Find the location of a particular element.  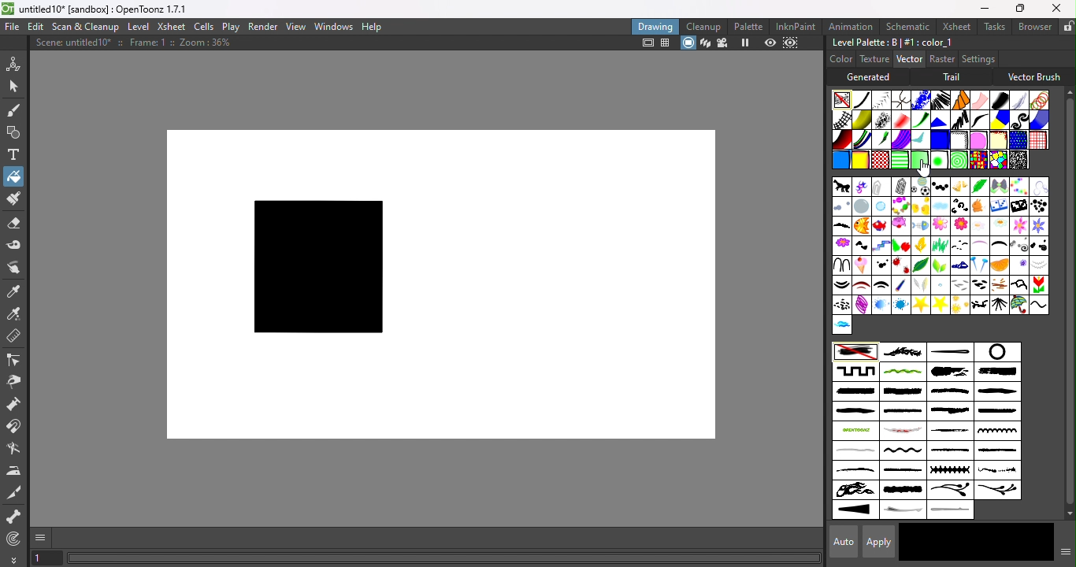

Skeletal tool is located at coordinates (14, 517).